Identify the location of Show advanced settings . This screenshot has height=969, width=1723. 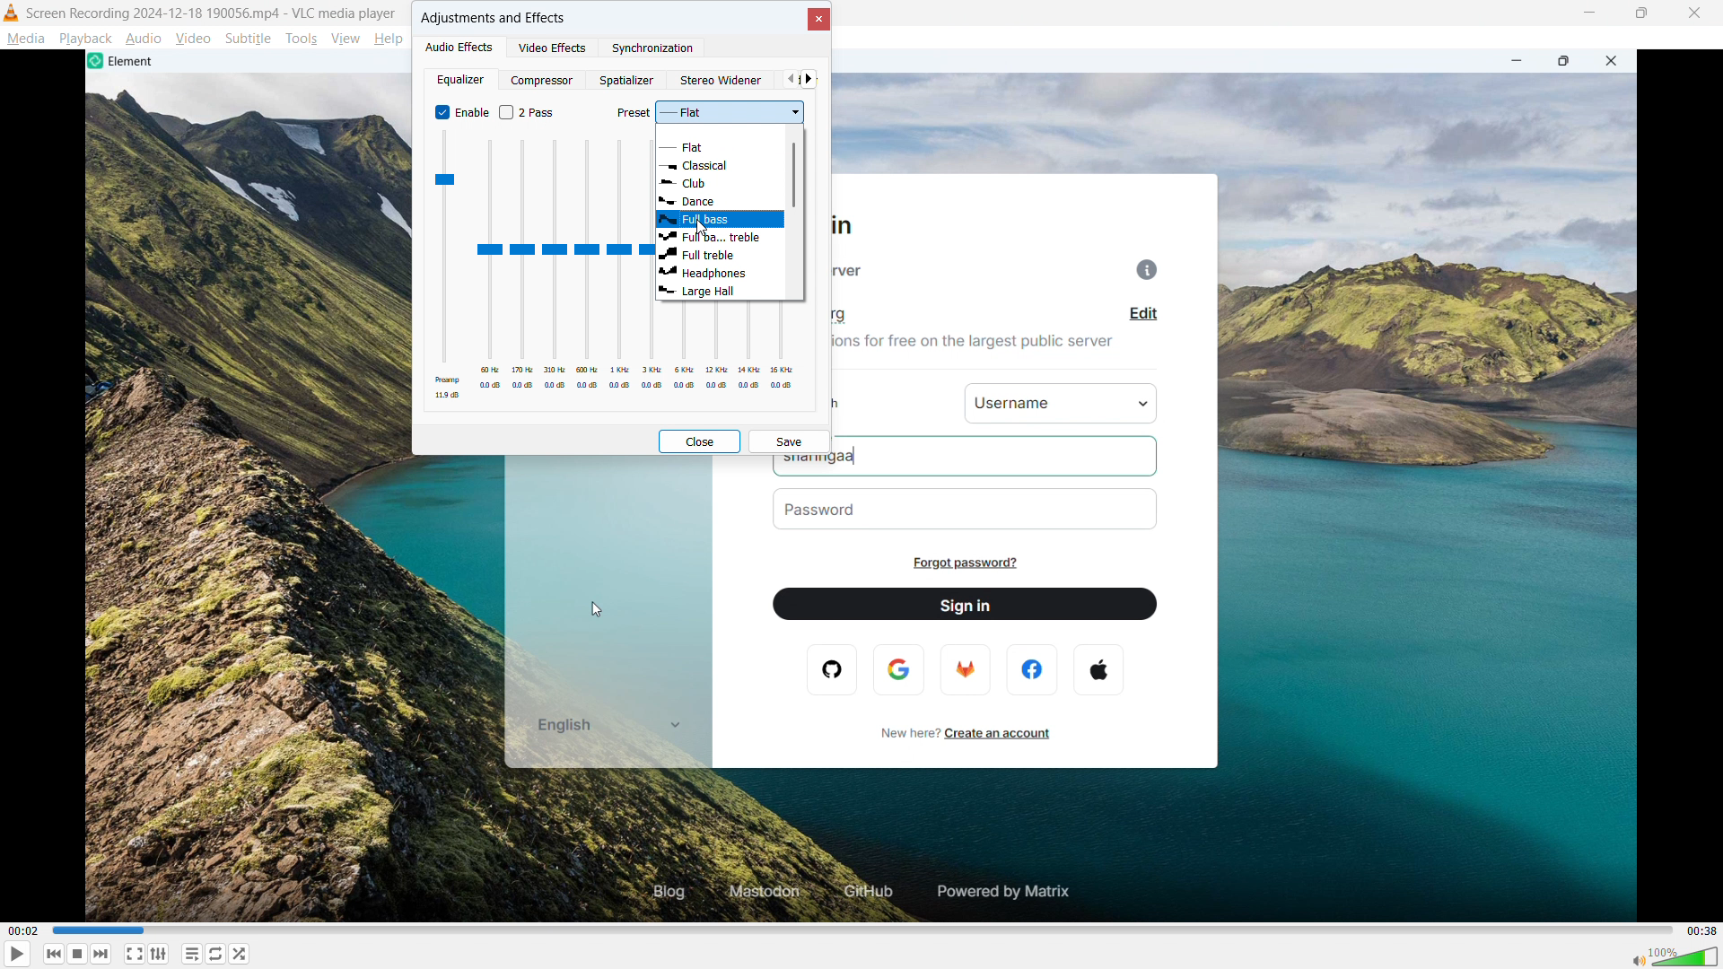
(161, 955).